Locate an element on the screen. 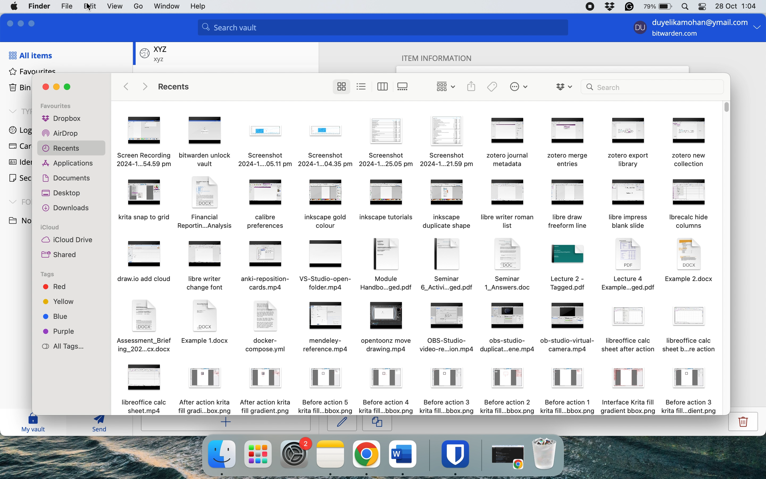 This screenshot has height=479, width=766. edit is located at coordinates (88, 7).